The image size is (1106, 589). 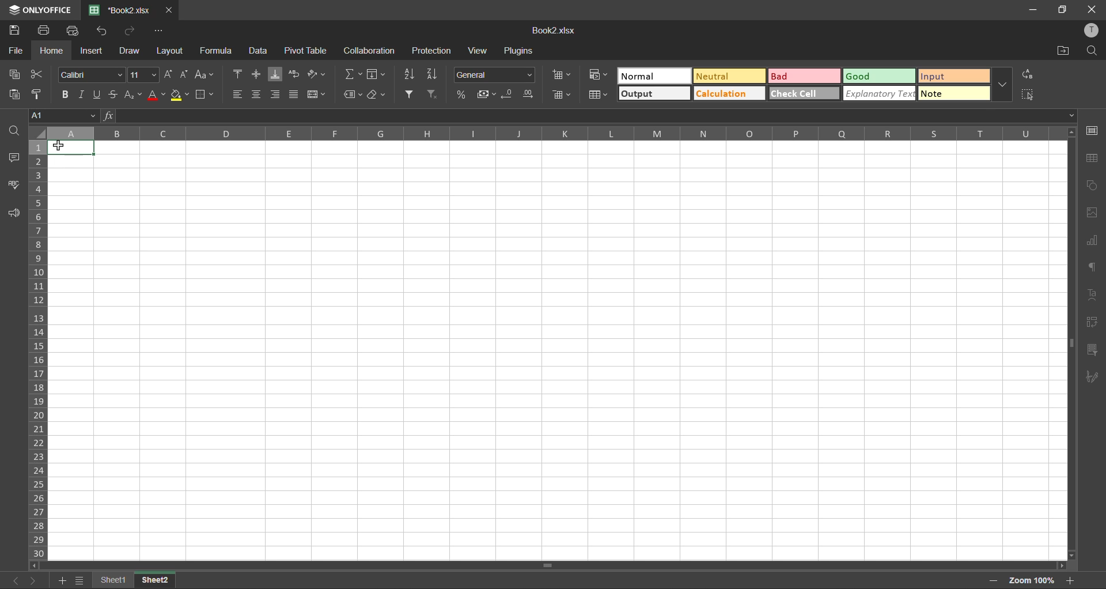 What do you see at coordinates (376, 75) in the screenshot?
I see `fields` at bounding box center [376, 75].